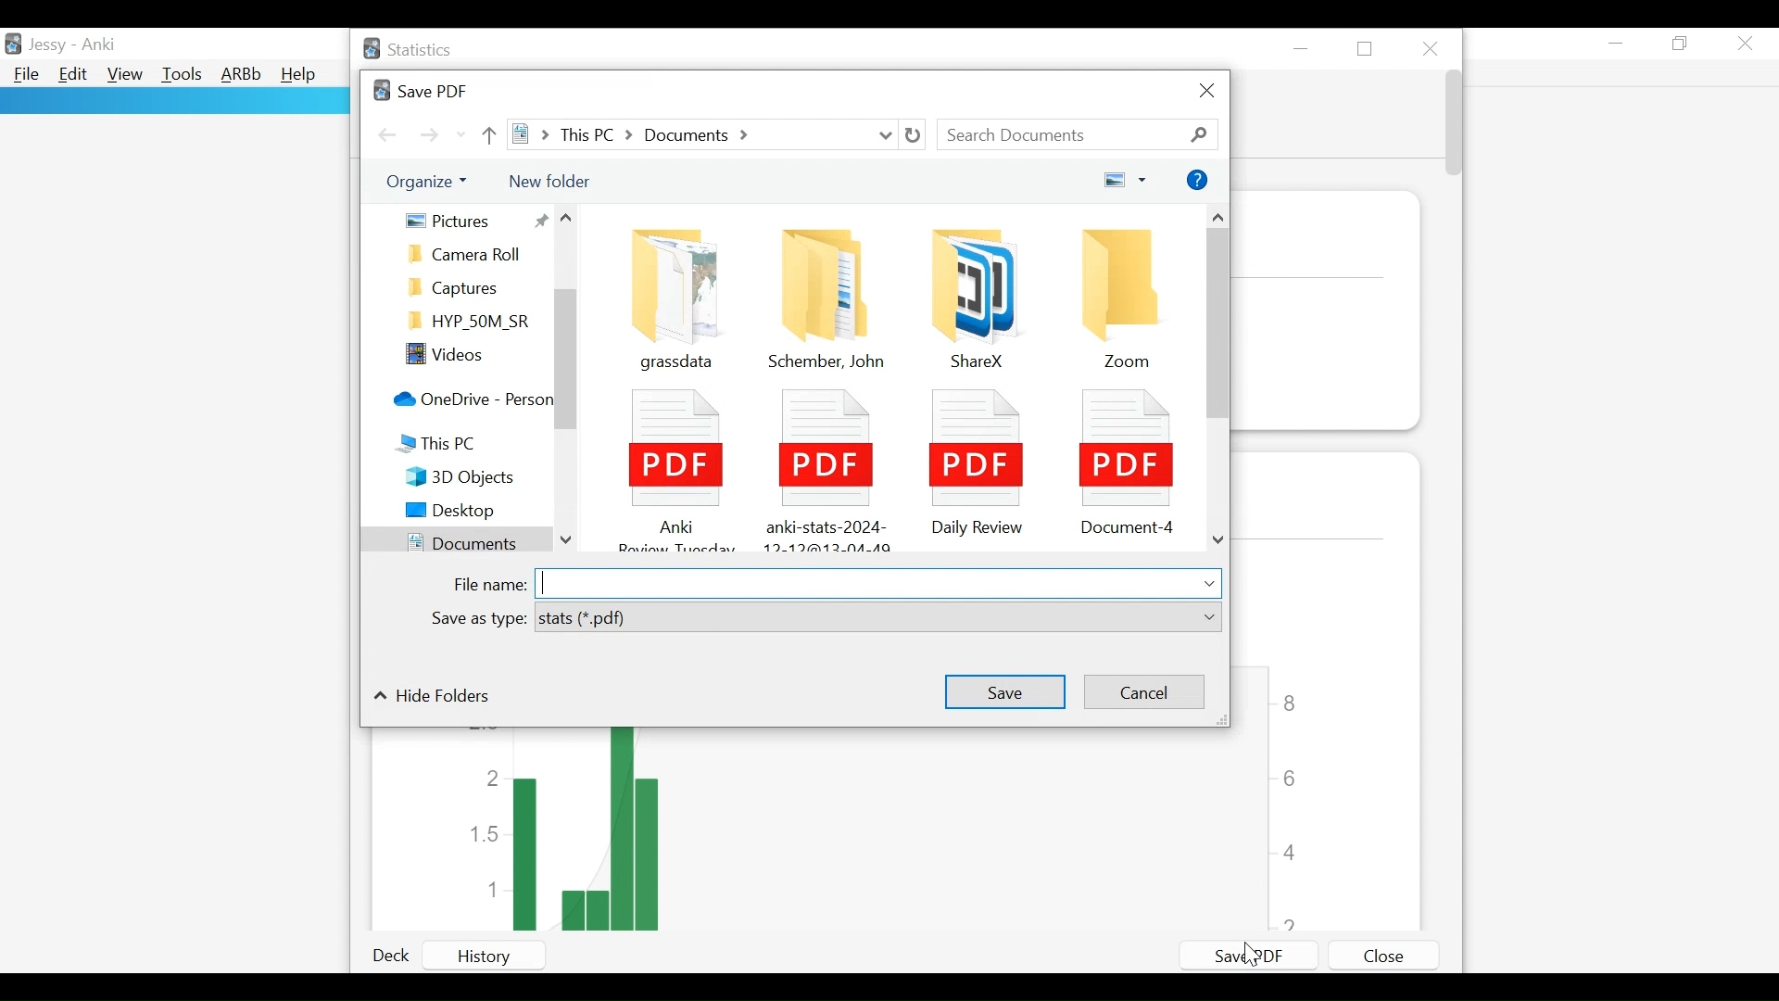  What do you see at coordinates (387, 133) in the screenshot?
I see `Go back` at bounding box center [387, 133].